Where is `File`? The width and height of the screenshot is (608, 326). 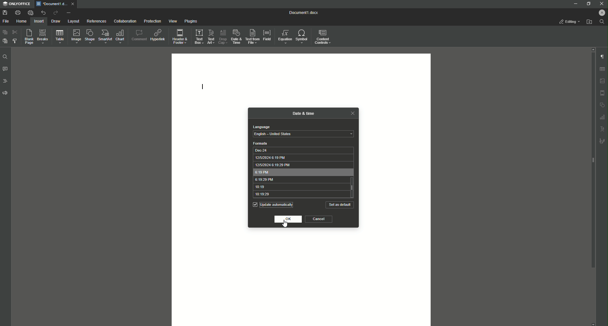
File is located at coordinates (7, 21).